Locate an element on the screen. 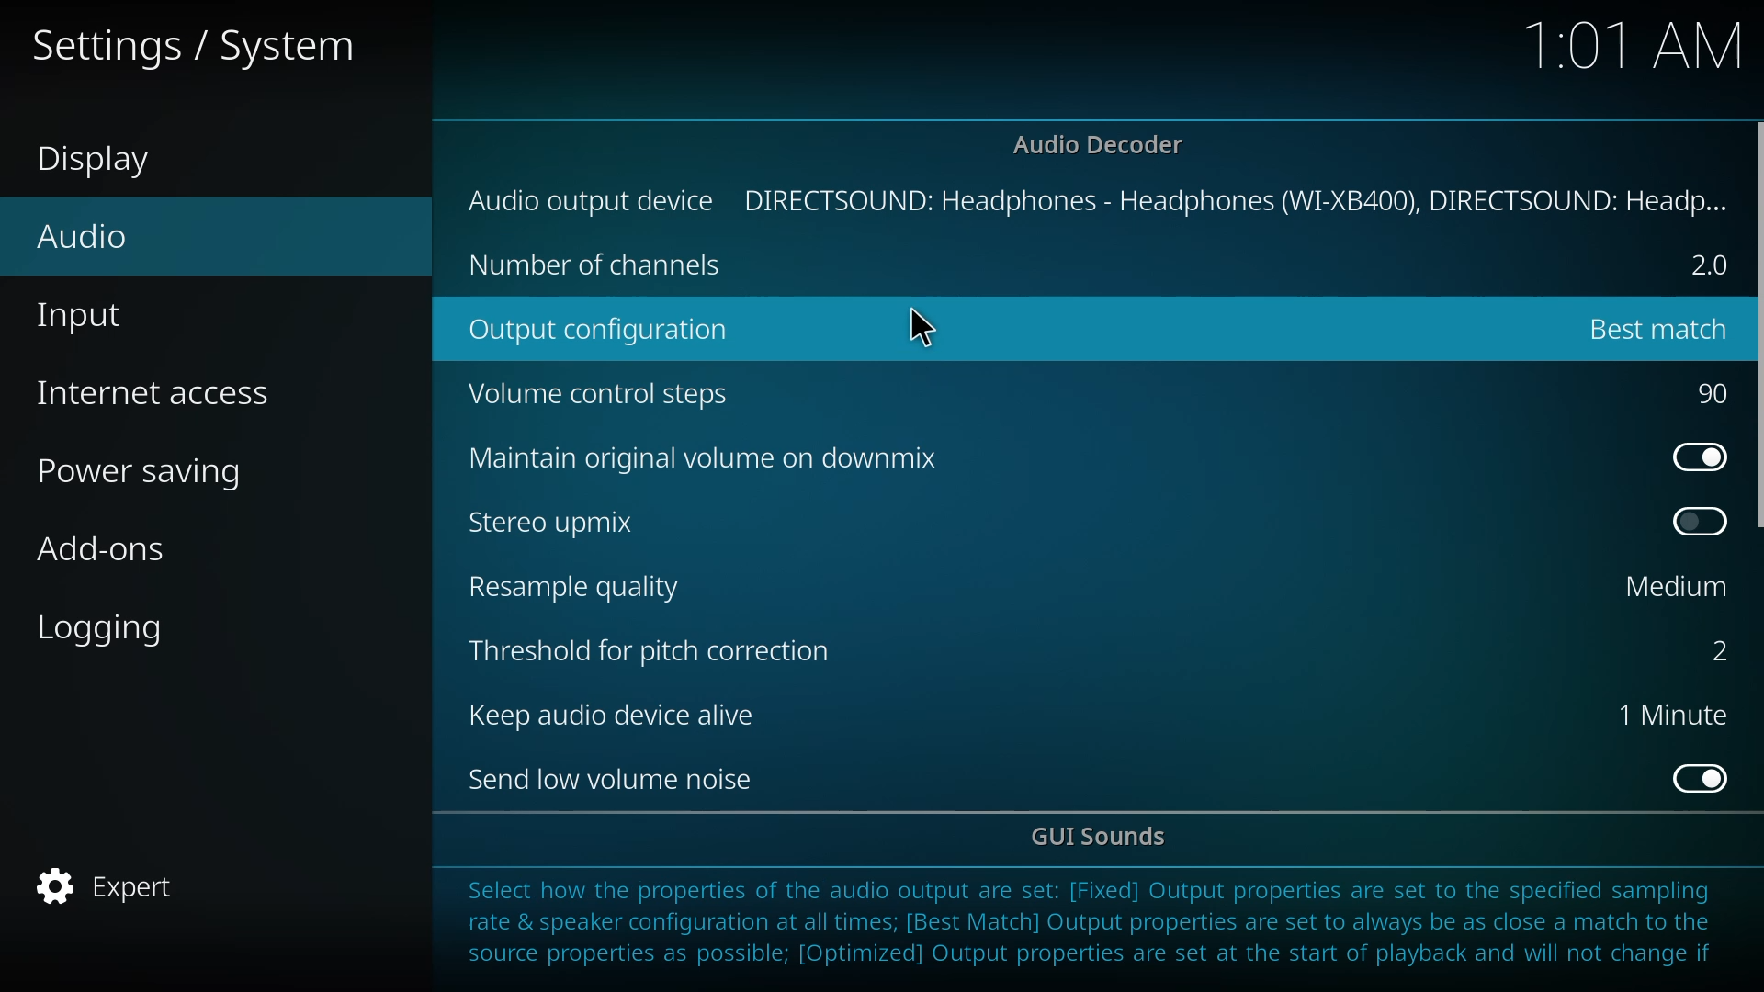 The height and width of the screenshot is (992, 1764). cursor is located at coordinates (926, 326).